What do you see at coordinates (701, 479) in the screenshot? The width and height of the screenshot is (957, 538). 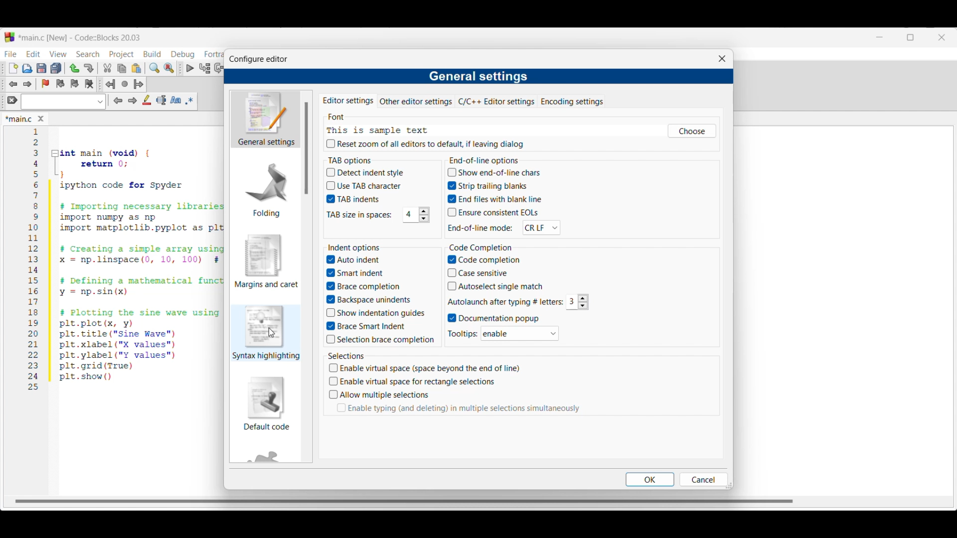 I see `Cancel` at bounding box center [701, 479].